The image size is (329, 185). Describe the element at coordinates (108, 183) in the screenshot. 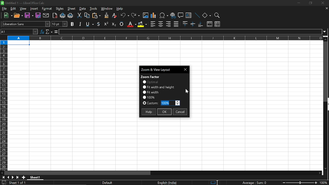

I see `sheet style` at that location.